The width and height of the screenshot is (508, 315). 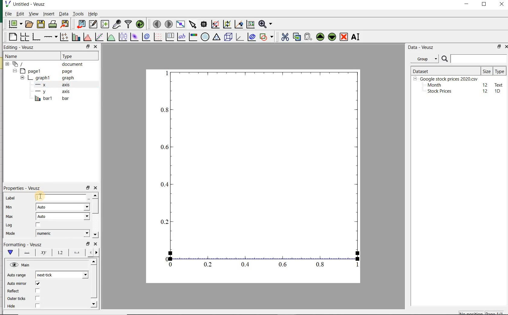 I want to click on scrollbar, so click(x=95, y=216).